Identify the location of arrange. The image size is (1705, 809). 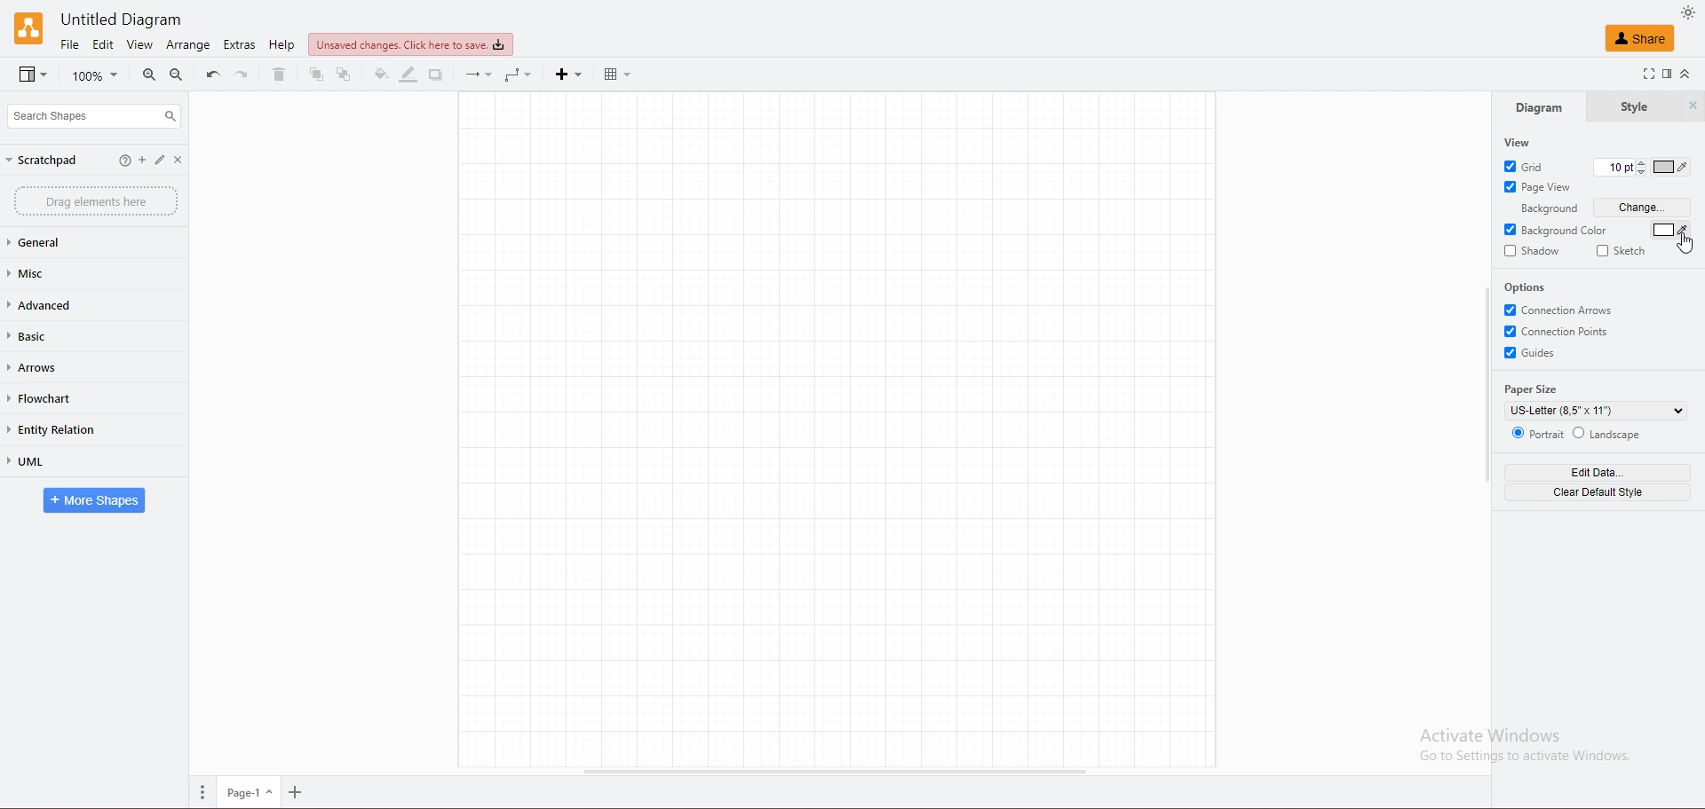
(189, 45).